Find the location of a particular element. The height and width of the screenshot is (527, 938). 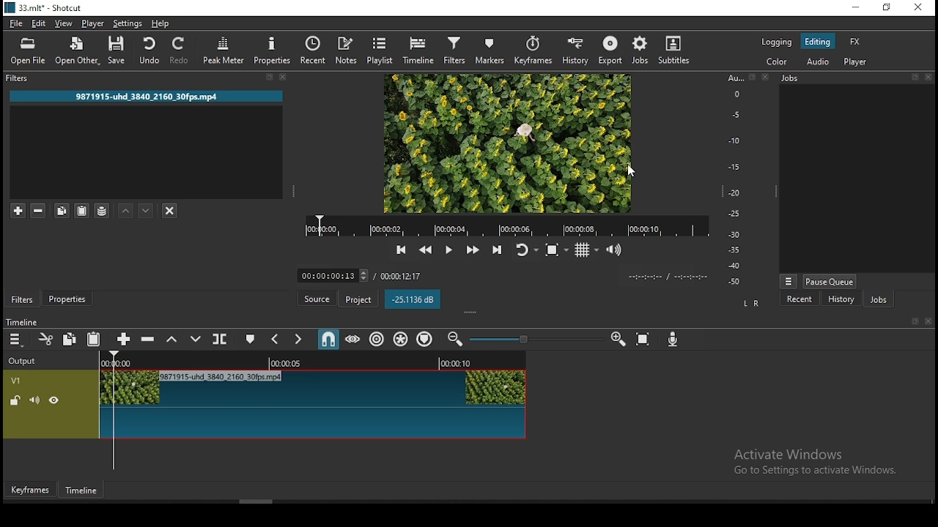

add a filter is located at coordinates (19, 211).